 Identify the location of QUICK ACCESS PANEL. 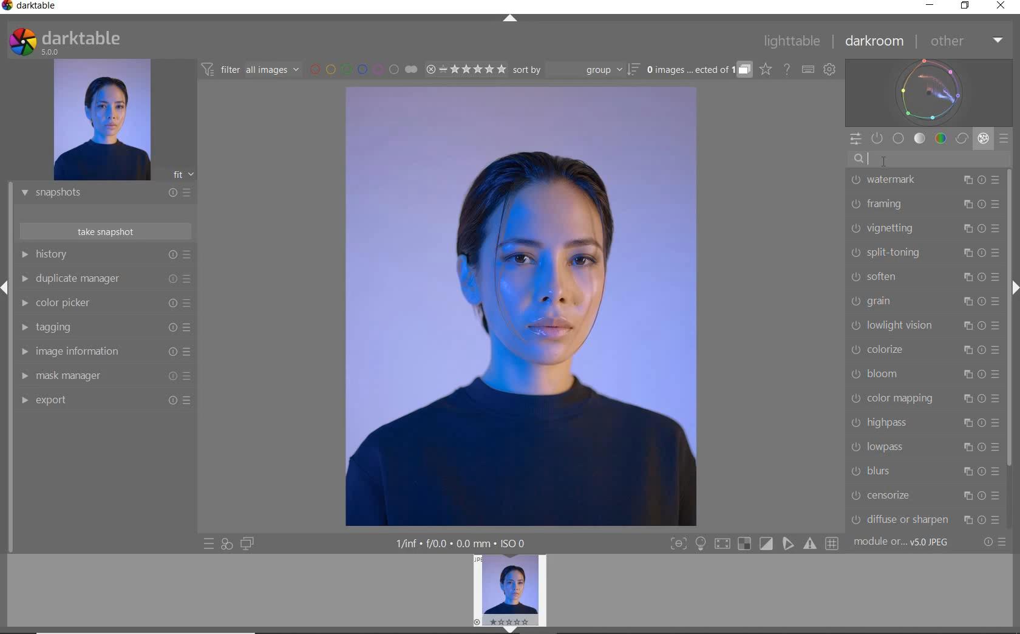
(855, 140).